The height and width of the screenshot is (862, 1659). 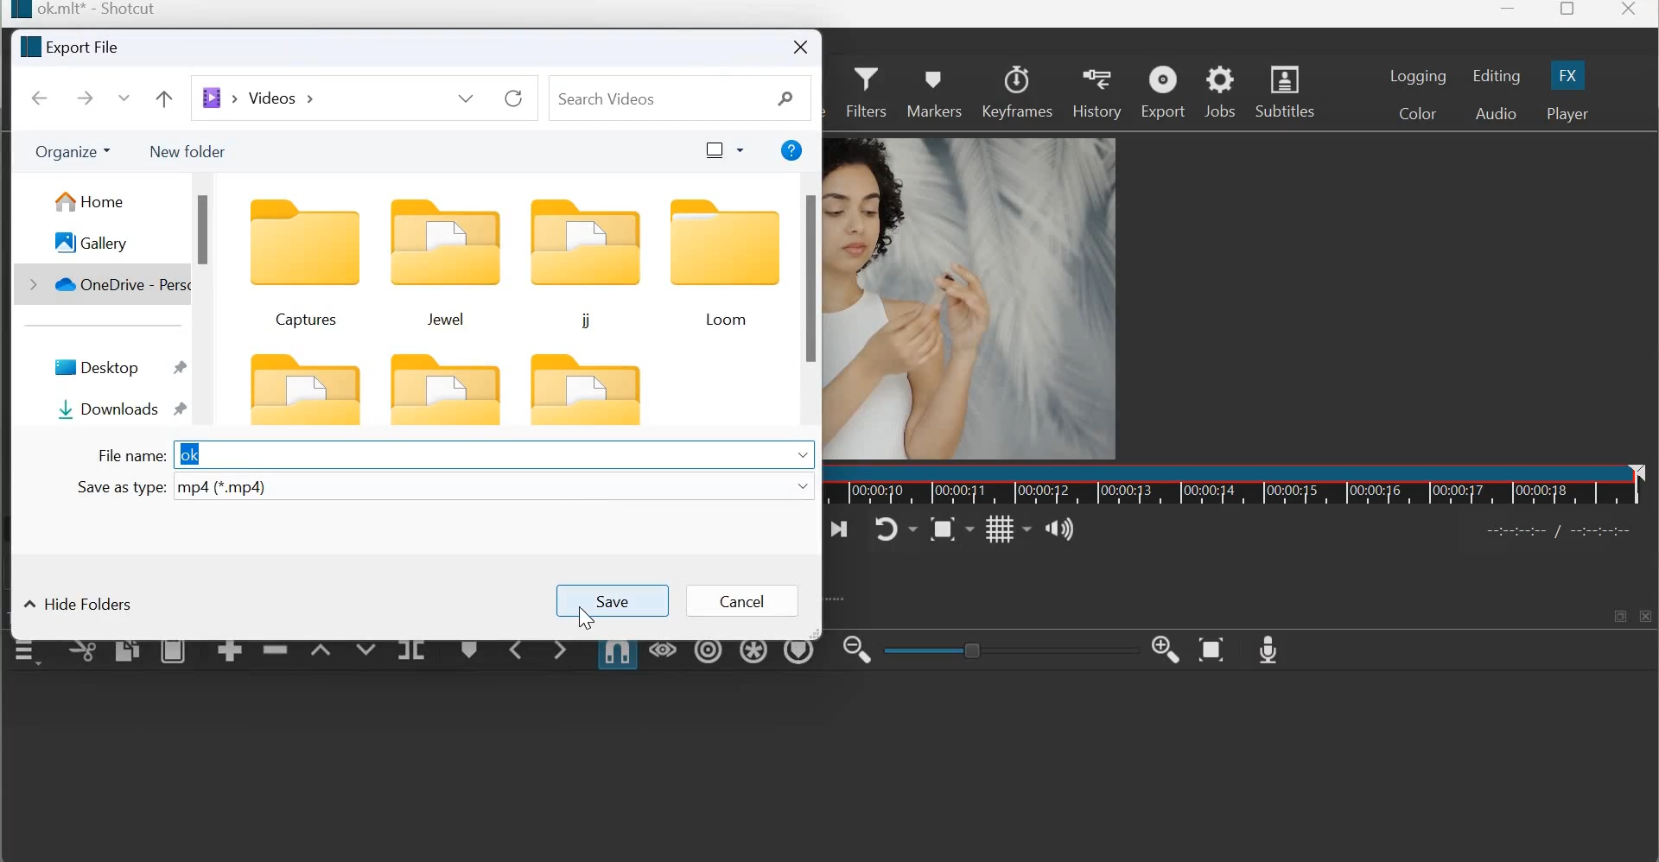 I want to click on Cancel, so click(x=748, y=602).